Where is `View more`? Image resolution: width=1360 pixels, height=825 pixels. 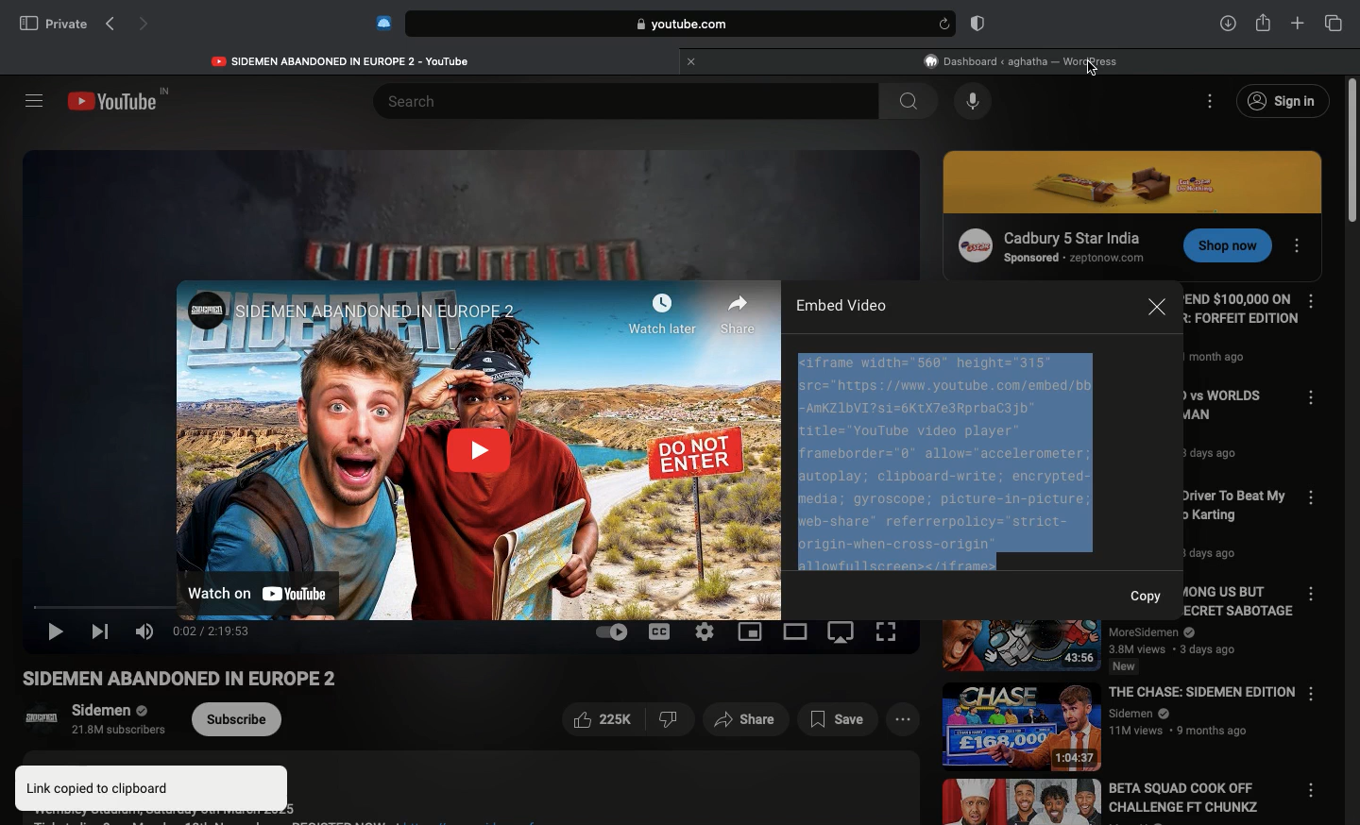
View more is located at coordinates (901, 720).